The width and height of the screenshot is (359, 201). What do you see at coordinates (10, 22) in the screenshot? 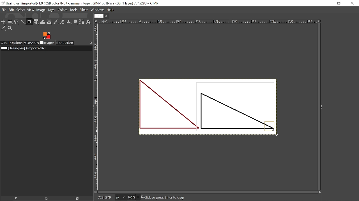
I see `rectangle select tool` at bounding box center [10, 22].